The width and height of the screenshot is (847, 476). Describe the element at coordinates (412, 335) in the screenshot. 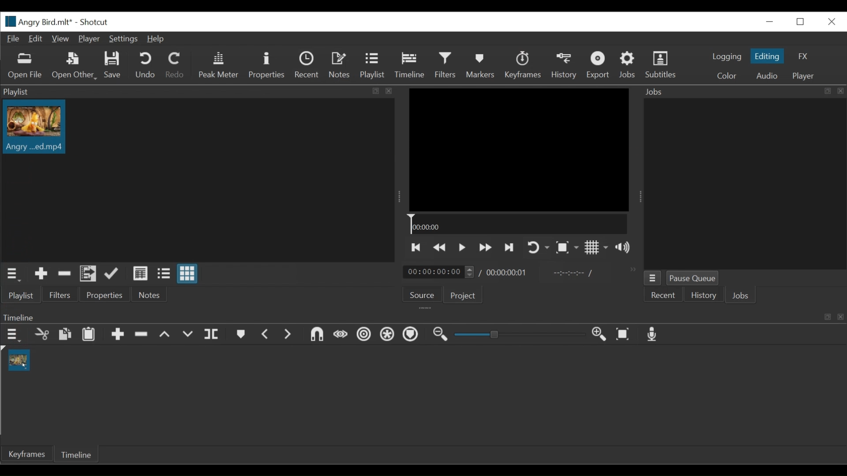

I see `Ripple Markers` at that location.